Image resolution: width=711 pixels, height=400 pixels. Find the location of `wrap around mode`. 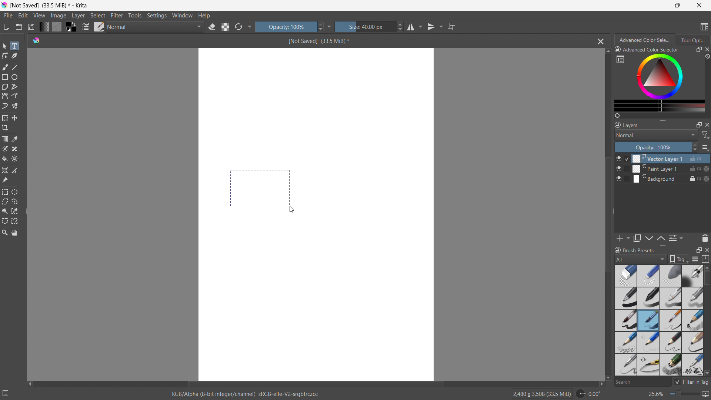

wrap around mode is located at coordinates (452, 26).